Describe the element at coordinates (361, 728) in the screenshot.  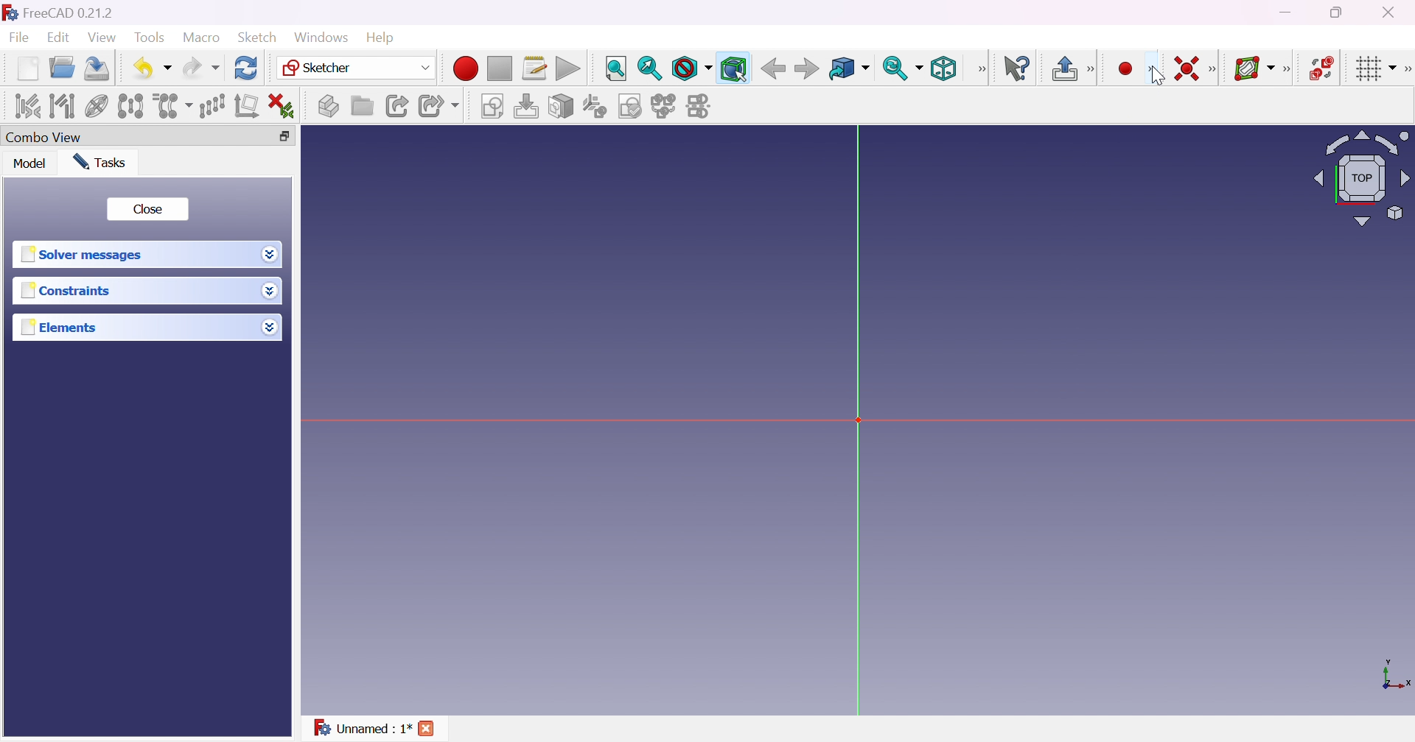
I see `Unnamed : 1*` at that location.